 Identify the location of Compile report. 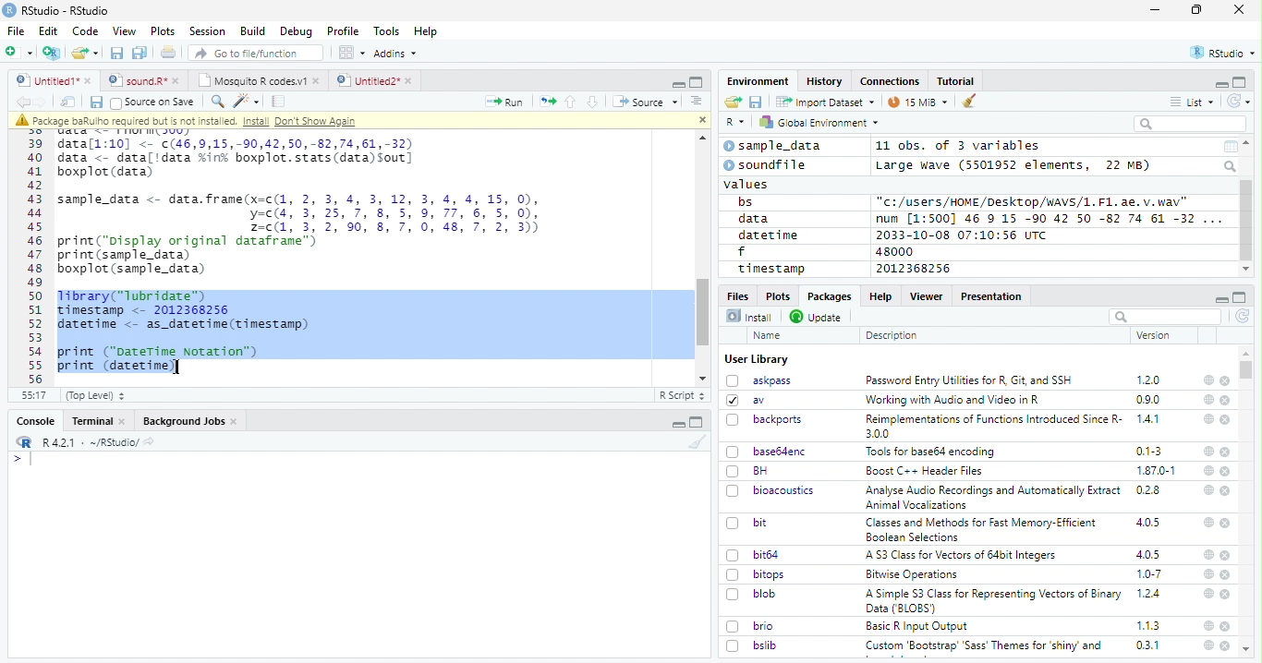
(279, 102).